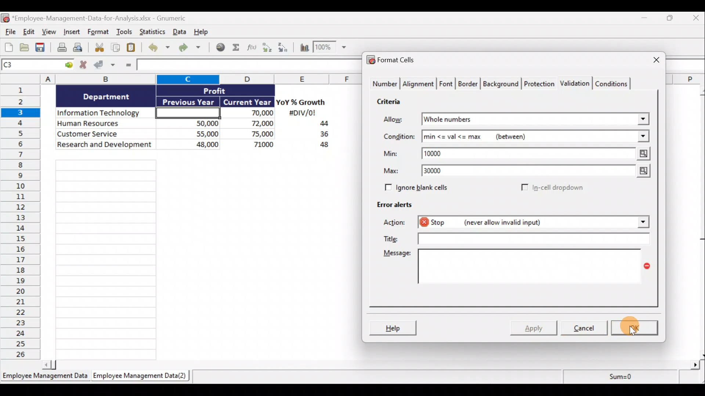 Image resolution: width=705 pixels, height=396 pixels. What do you see at coordinates (5, 18) in the screenshot?
I see `Gnumeric logo` at bounding box center [5, 18].